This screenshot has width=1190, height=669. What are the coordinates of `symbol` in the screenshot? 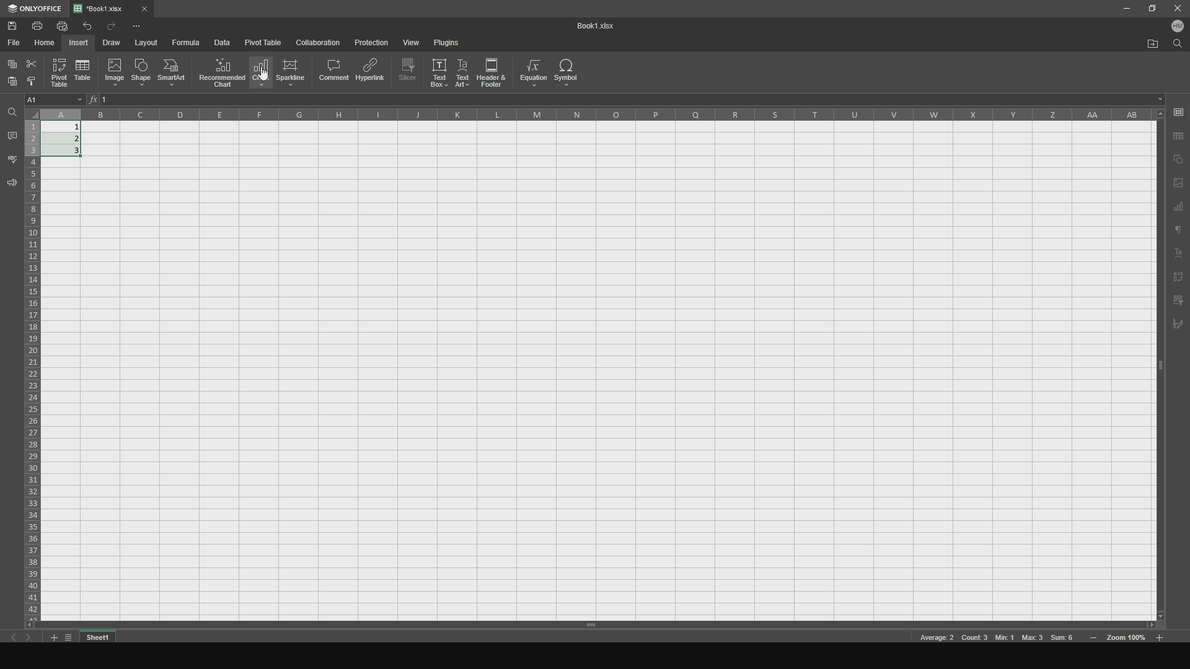 It's located at (569, 72).